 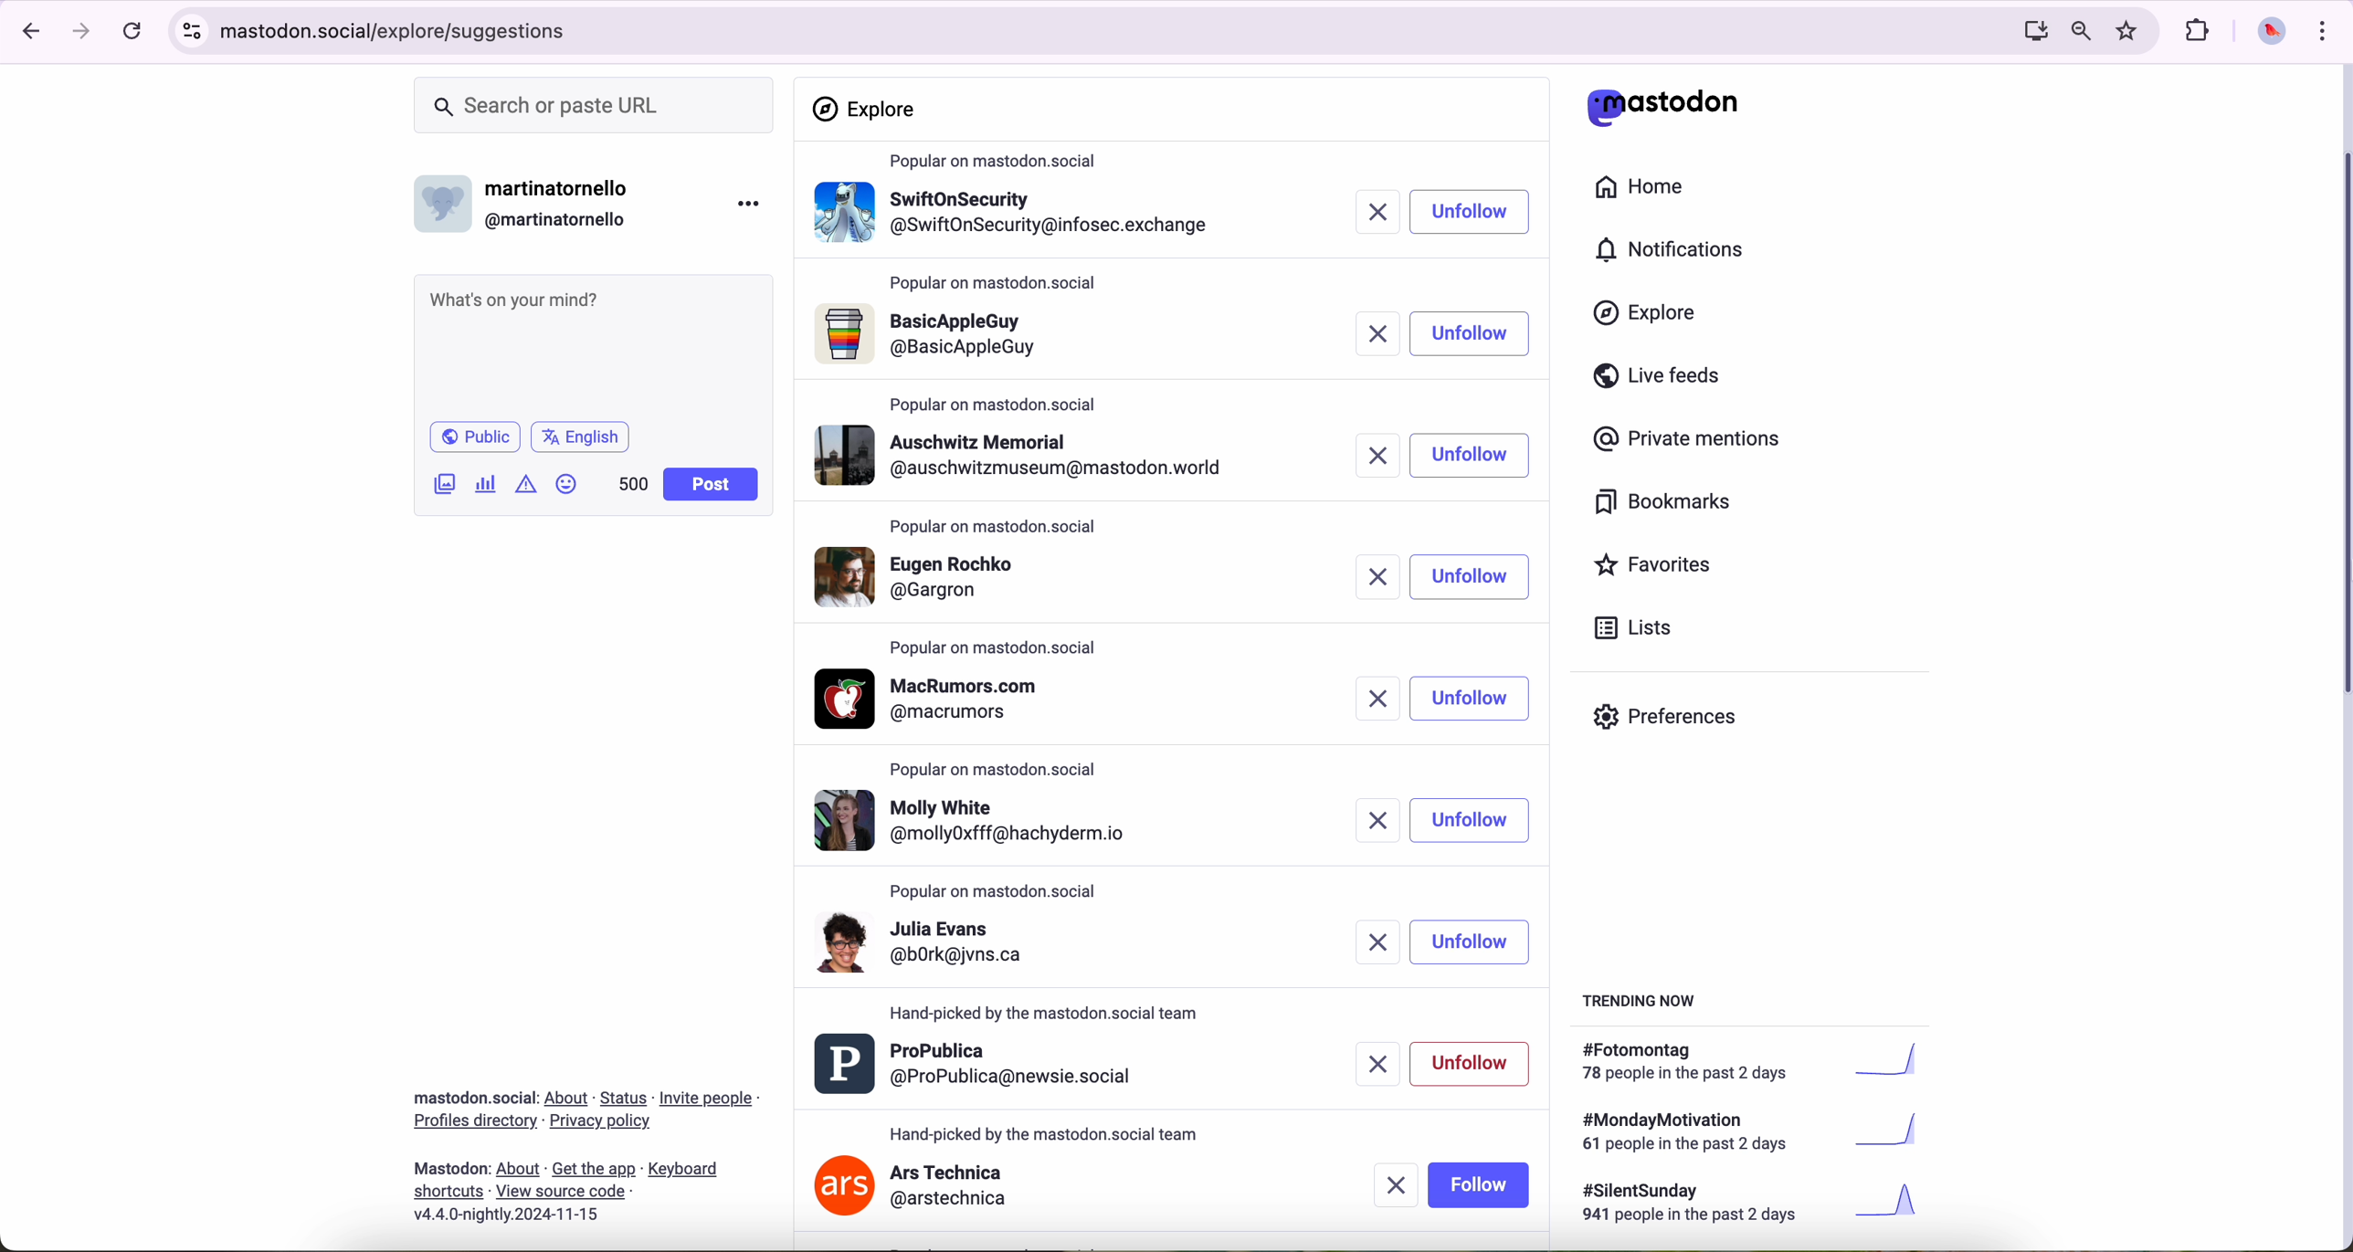 What do you see at coordinates (1018, 340) in the screenshot?
I see `profile` at bounding box center [1018, 340].